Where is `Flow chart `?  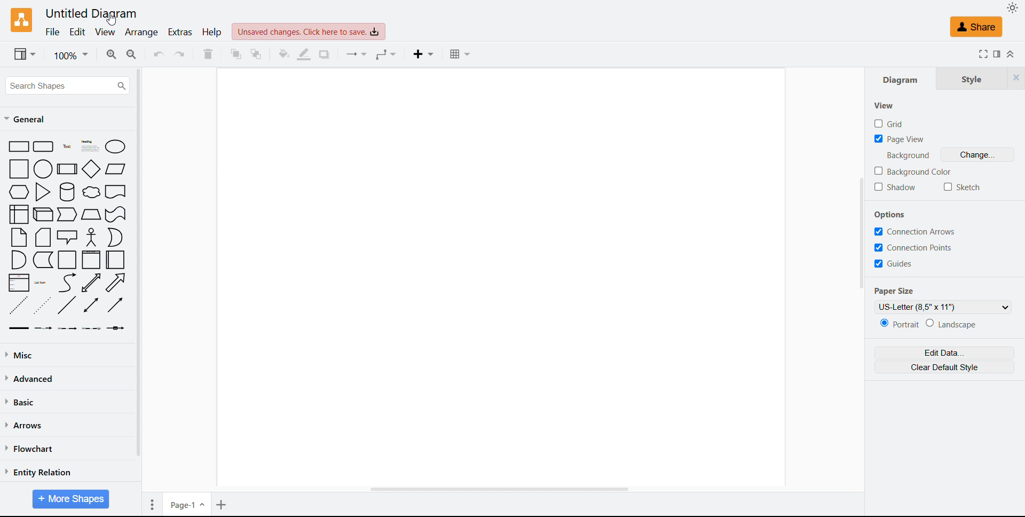
Flow chart  is located at coordinates (30, 449).